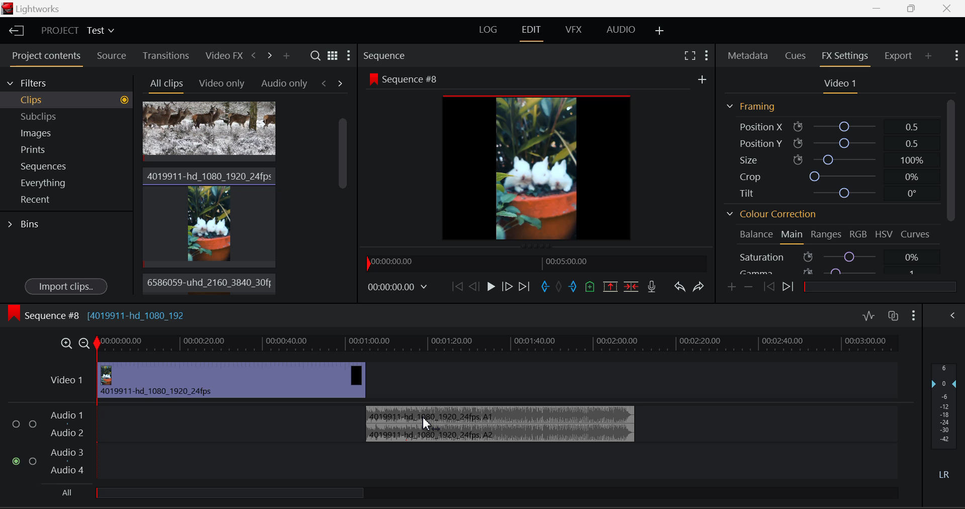 The width and height of the screenshot is (965, 509). Describe the element at coordinates (350, 54) in the screenshot. I see `Show Settings` at that location.